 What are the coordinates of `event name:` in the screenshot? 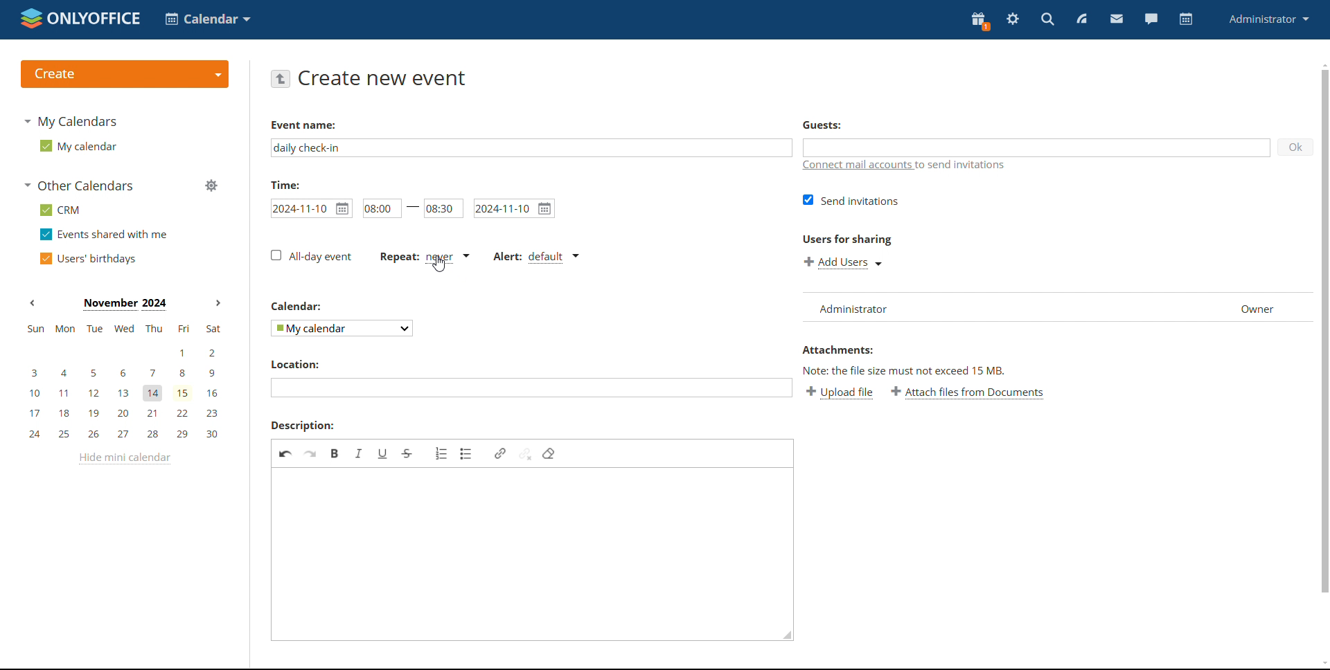 It's located at (315, 125).